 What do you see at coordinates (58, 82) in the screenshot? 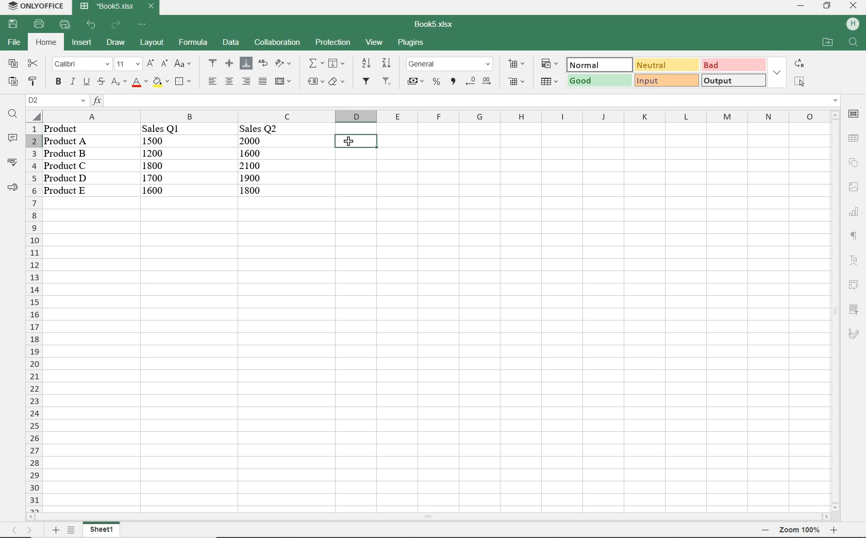
I see `bold` at bounding box center [58, 82].